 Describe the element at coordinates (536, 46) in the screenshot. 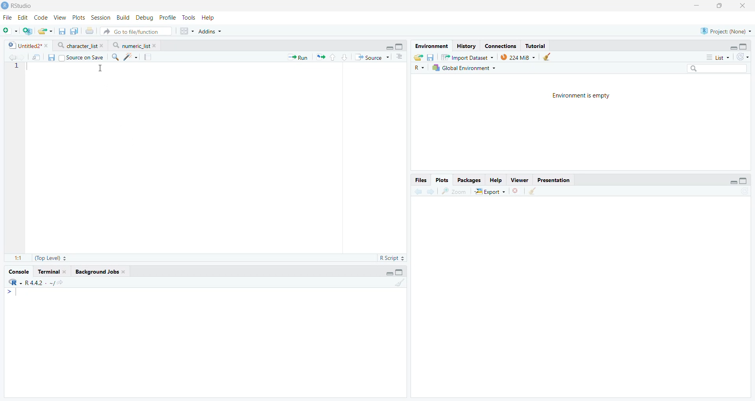

I see `Tutorial` at that location.